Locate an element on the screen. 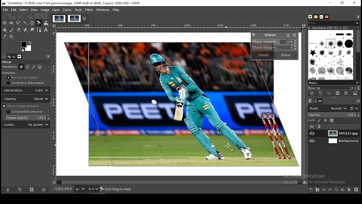 The height and width of the screenshot is (204, 362). shear magnitude is located at coordinates (275, 42).